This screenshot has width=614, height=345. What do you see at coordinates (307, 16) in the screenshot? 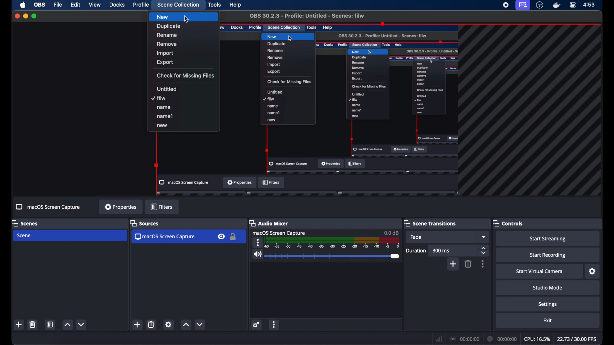
I see `OBS 30.2.3 - Profile: Untitled -Scenes : filw` at bounding box center [307, 16].